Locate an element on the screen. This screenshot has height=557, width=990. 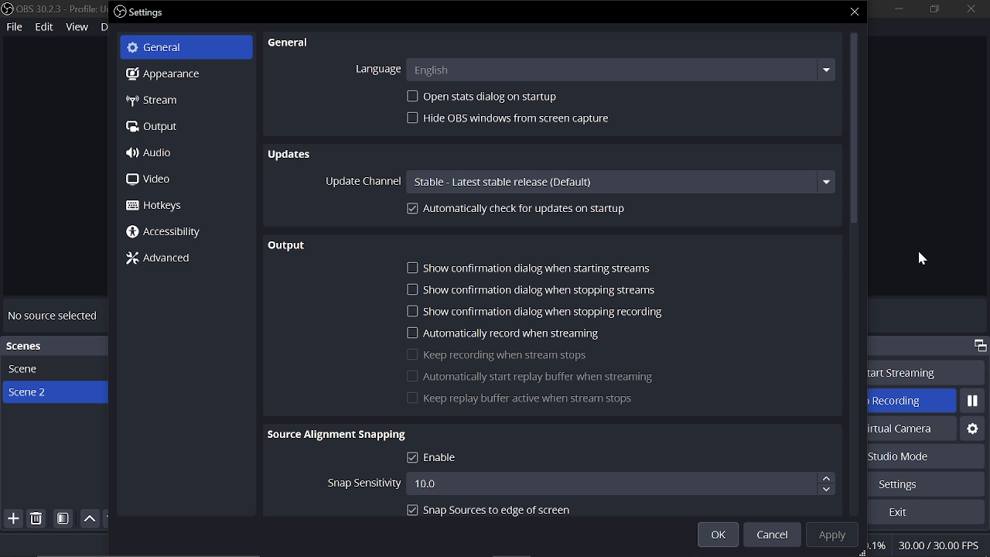
stream is located at coordinates (182, 102).